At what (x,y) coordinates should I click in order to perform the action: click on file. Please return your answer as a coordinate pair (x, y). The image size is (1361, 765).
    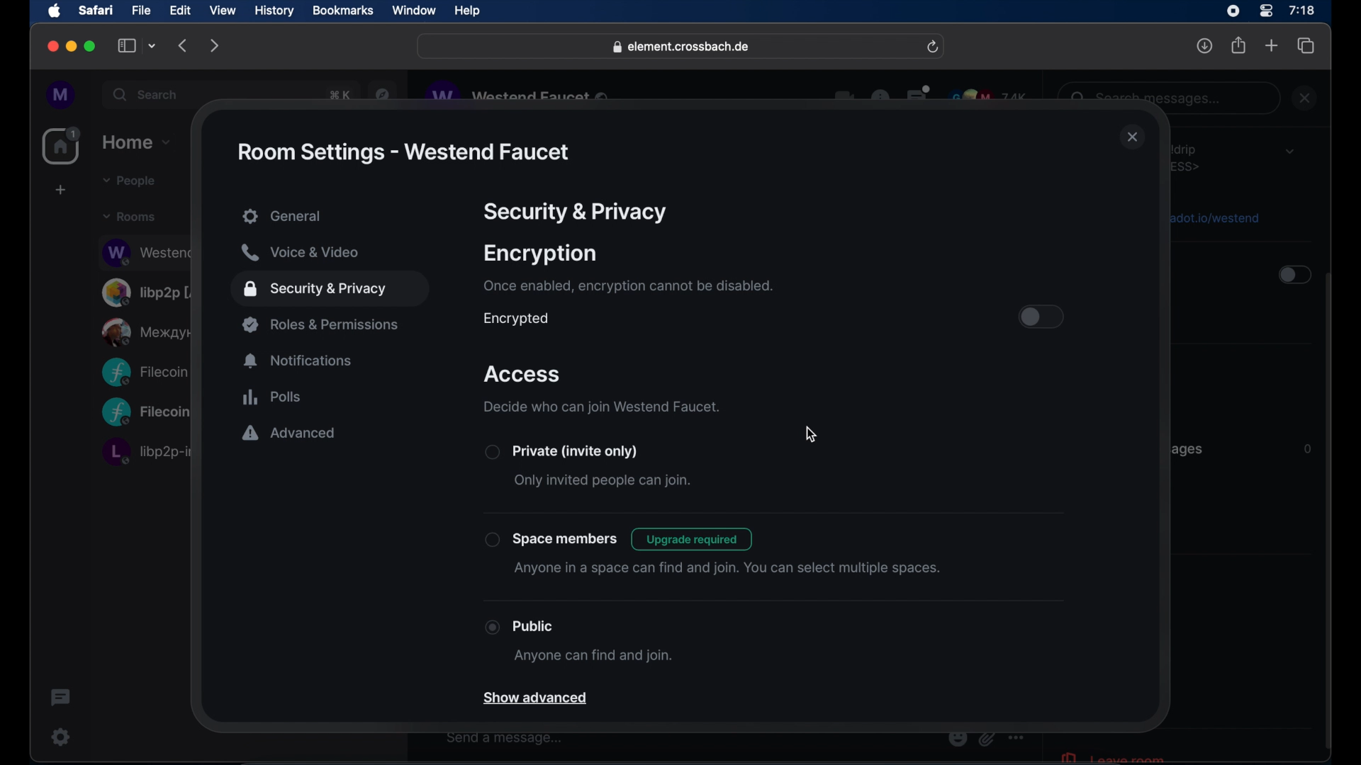
    Looking at the image, I should click on (141, 11).